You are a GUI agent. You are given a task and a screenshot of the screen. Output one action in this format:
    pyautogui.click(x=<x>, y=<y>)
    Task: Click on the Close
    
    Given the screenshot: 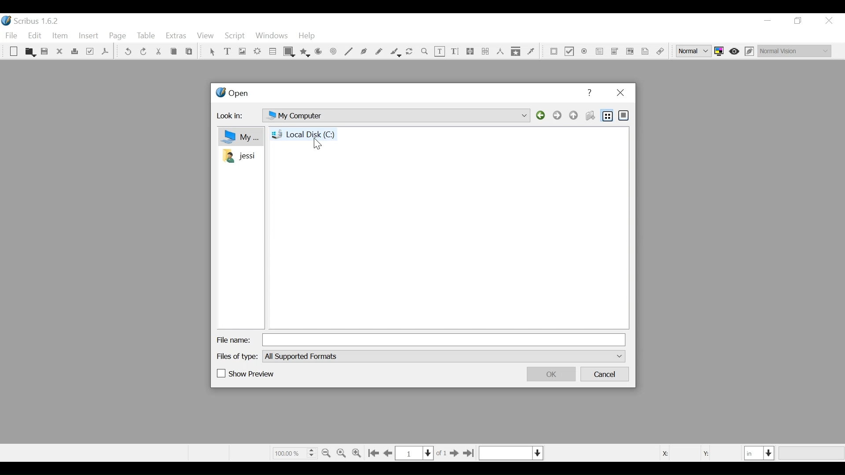 What is the action you would take?
    pyautogui.click(x=620, y=93)
    